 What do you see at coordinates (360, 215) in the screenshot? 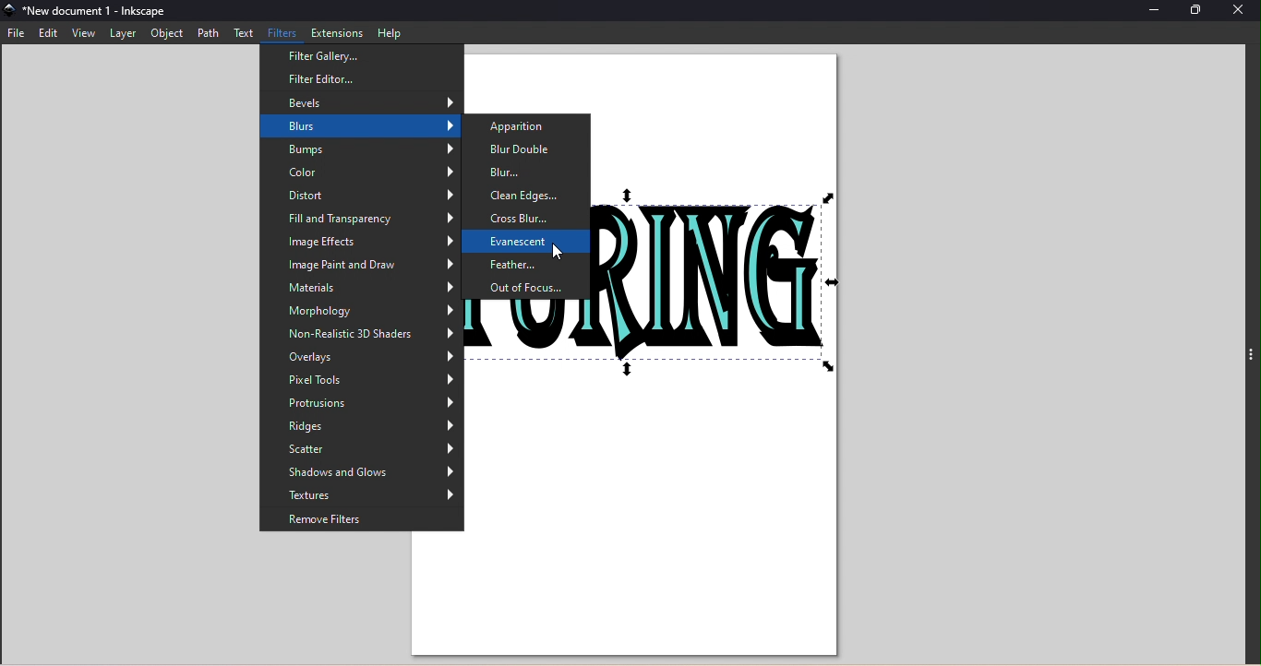
I see `Fill and Transparancy` at bounding box center [360, 215].